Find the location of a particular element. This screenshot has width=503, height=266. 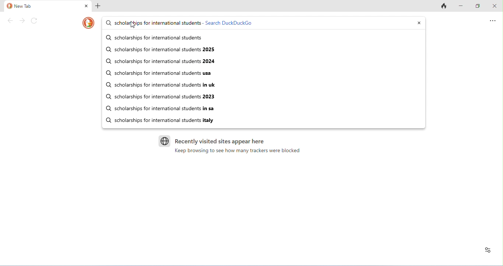

scholarships for international students is located at coordinates (160, 38).